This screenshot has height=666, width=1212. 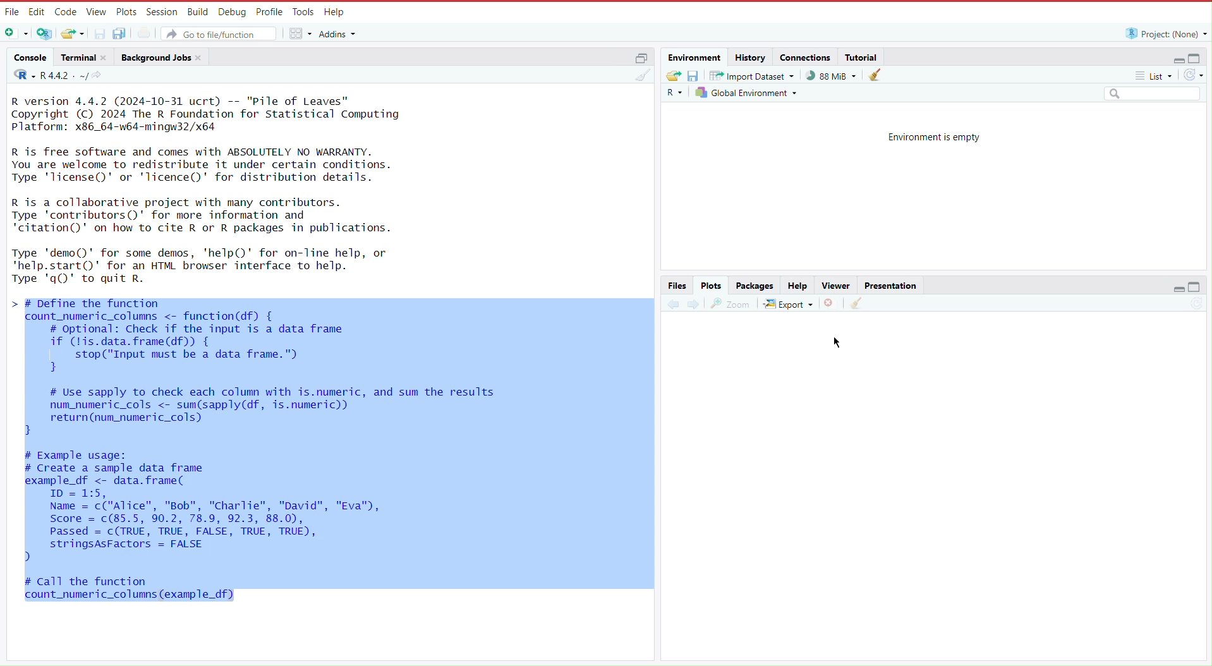 I want to click on Edit, so click(x=37, y=11).